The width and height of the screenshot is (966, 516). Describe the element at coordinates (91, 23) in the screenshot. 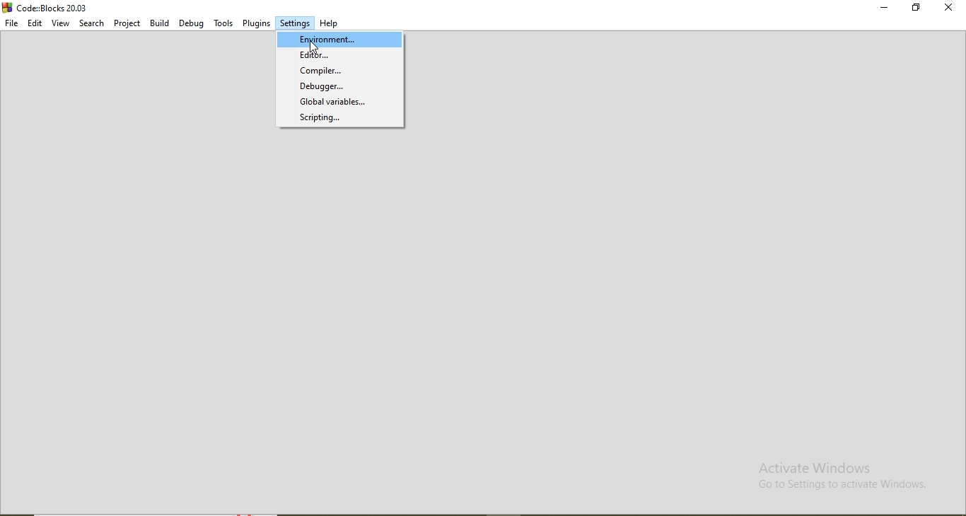

I see `Search ` at that location.